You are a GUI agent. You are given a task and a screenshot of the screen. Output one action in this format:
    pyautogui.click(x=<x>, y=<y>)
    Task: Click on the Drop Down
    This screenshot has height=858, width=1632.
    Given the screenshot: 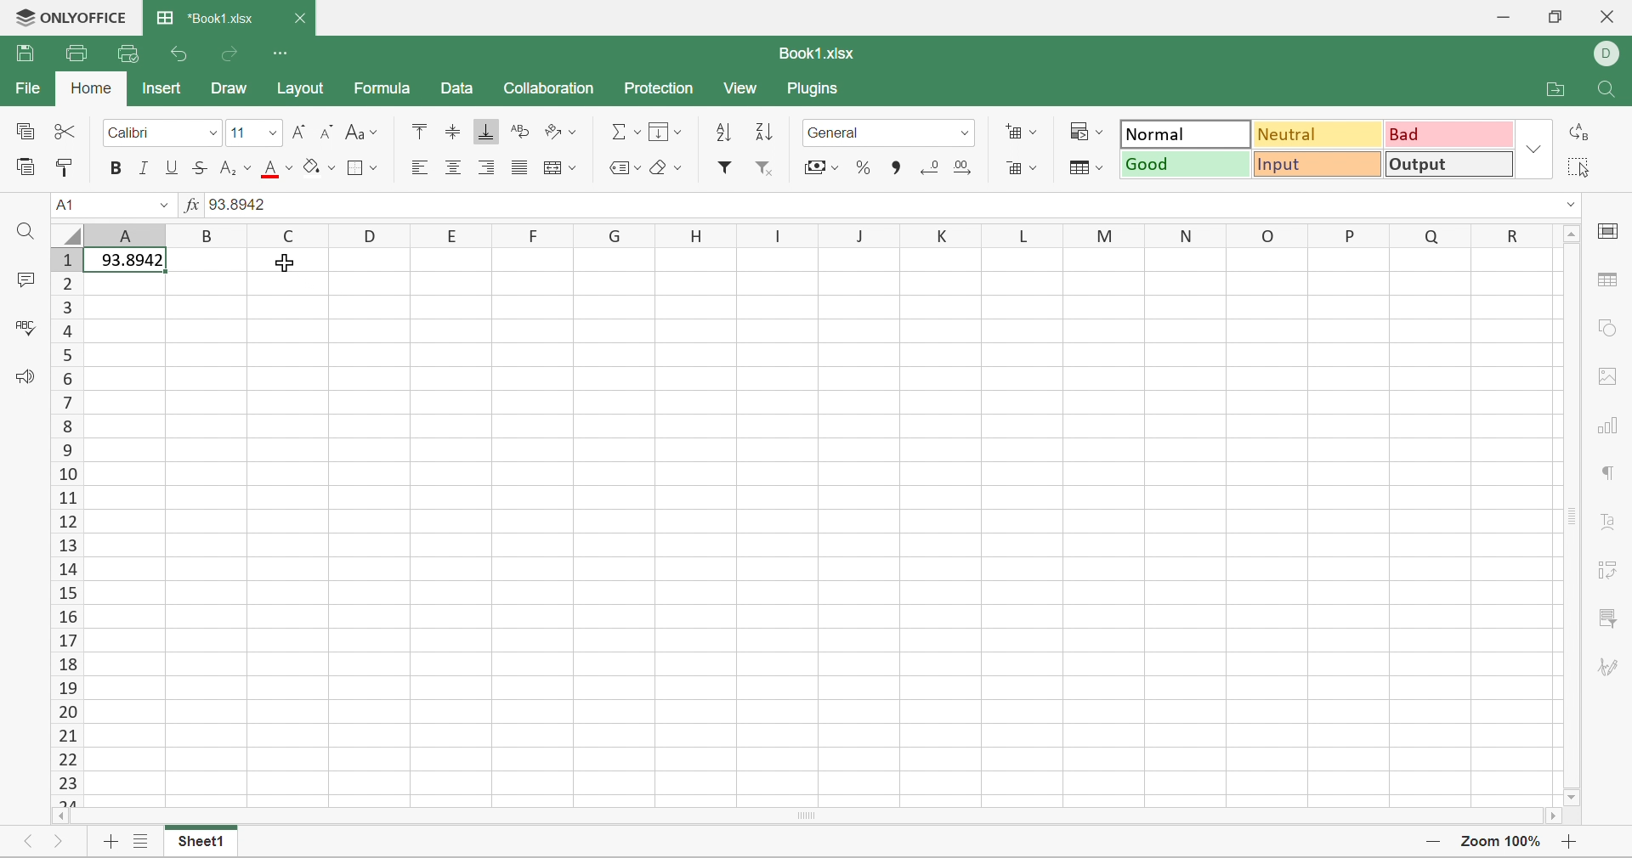 What is the action you would take?
    pyautogui.click(x=964, y=131)
    